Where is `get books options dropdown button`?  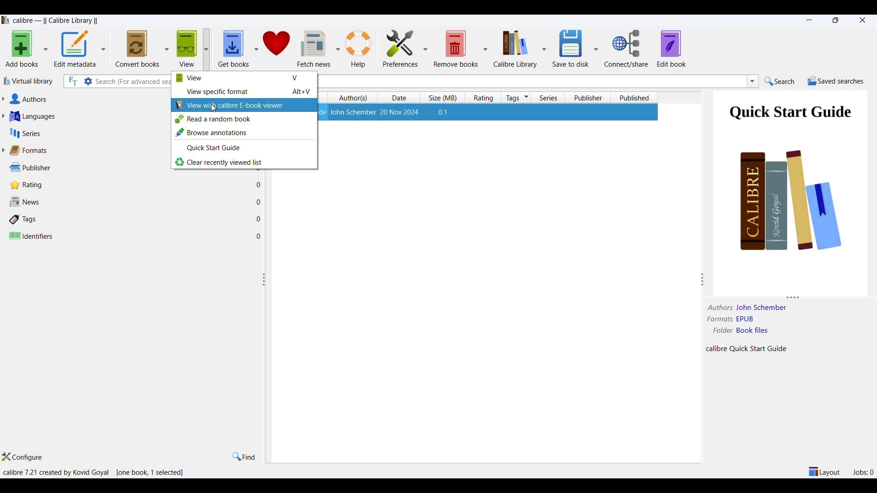 get books options dropdown button is located at coordinates (256, 48).